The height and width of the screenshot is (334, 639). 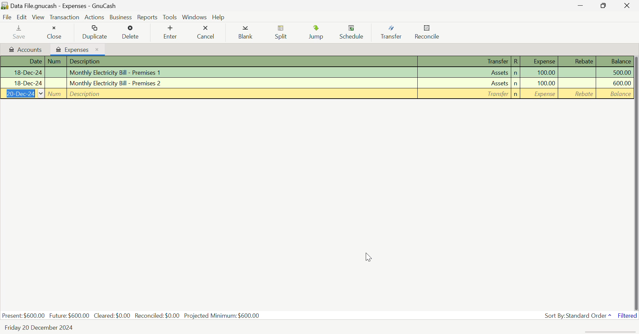 What do you see at coordinates (95, 32) in the screenshot?
I see `Duplicate` at bounding box center [95, 32].